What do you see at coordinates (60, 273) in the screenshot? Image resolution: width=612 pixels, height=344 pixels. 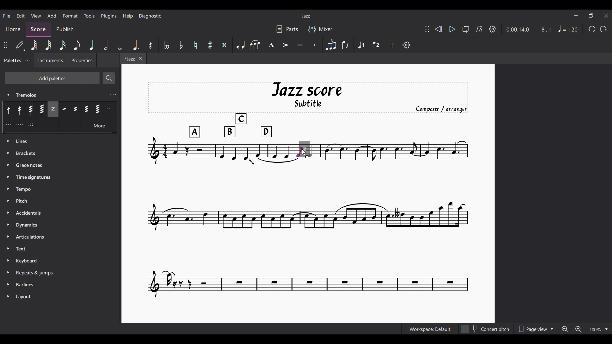 I see `Repeats and jumps` at bounding box center [60, 273].